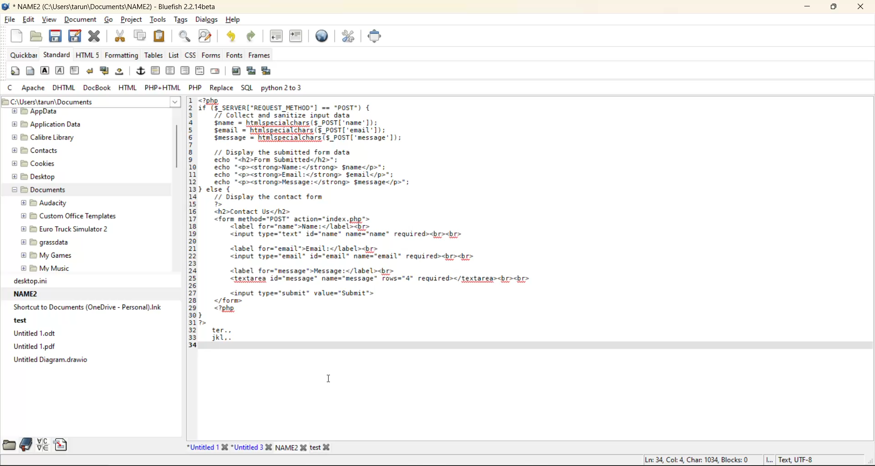  What do you see at coordinates (36, 191) in the screenshot?
I see `Documents` at bounding box center [36, 191].